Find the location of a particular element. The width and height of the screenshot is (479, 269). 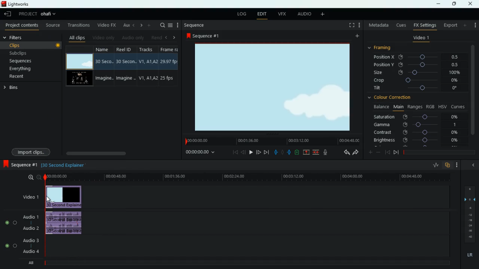

transitions is located at coordinates (78, 25).